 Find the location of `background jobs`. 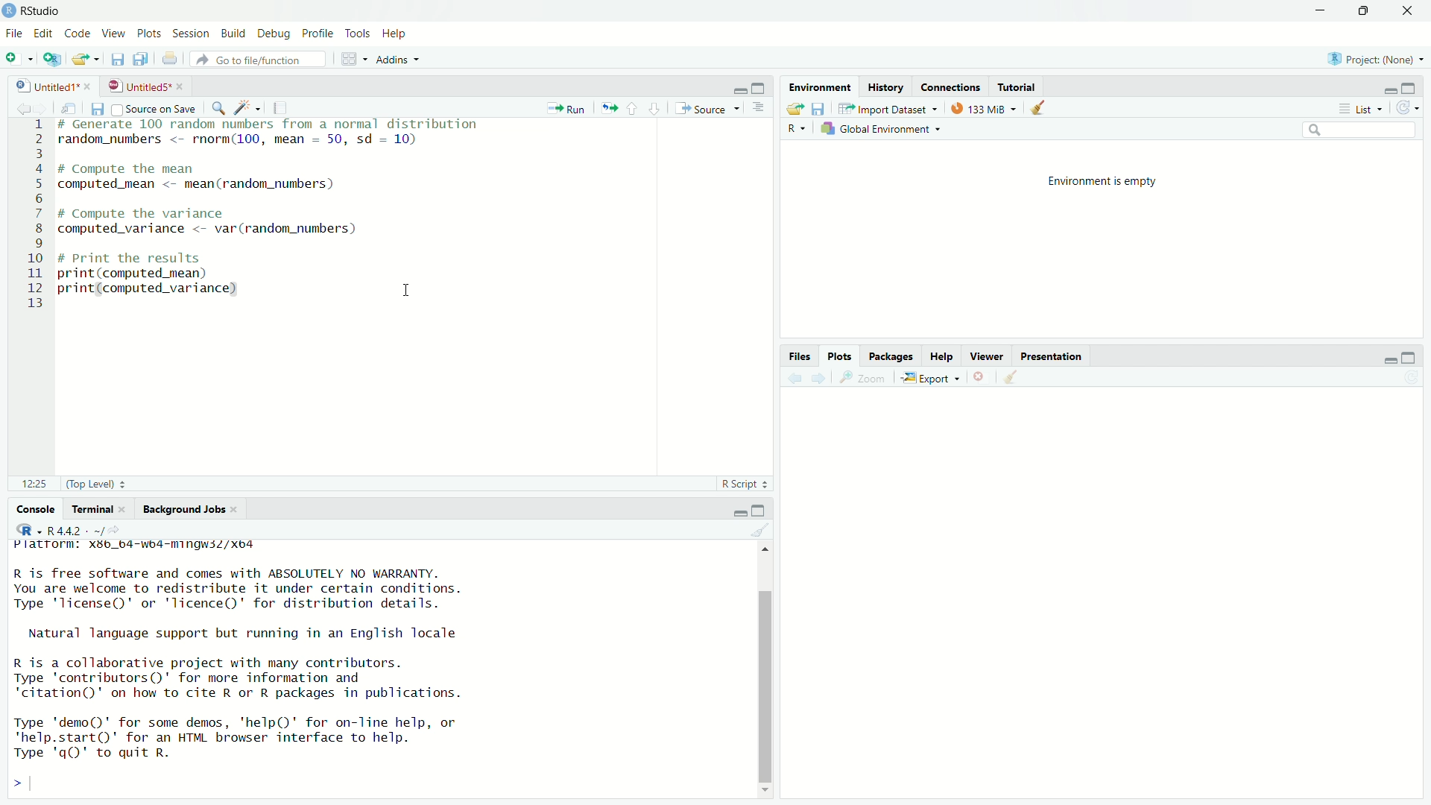

background jobs is located at coordinates (185, 508).